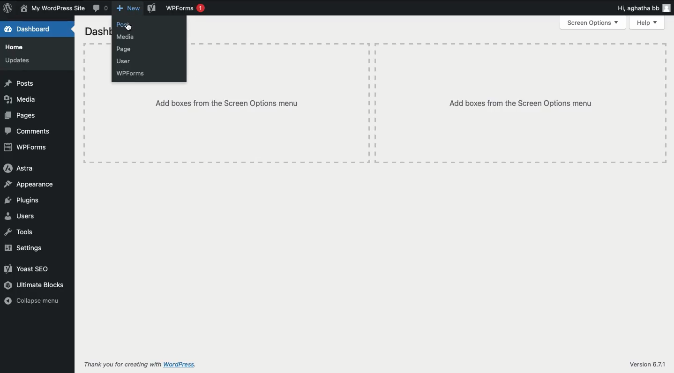  What do you see at coordinates (130, 37) in the screenshot?
I see `Media` at bounding box center [130, 37].